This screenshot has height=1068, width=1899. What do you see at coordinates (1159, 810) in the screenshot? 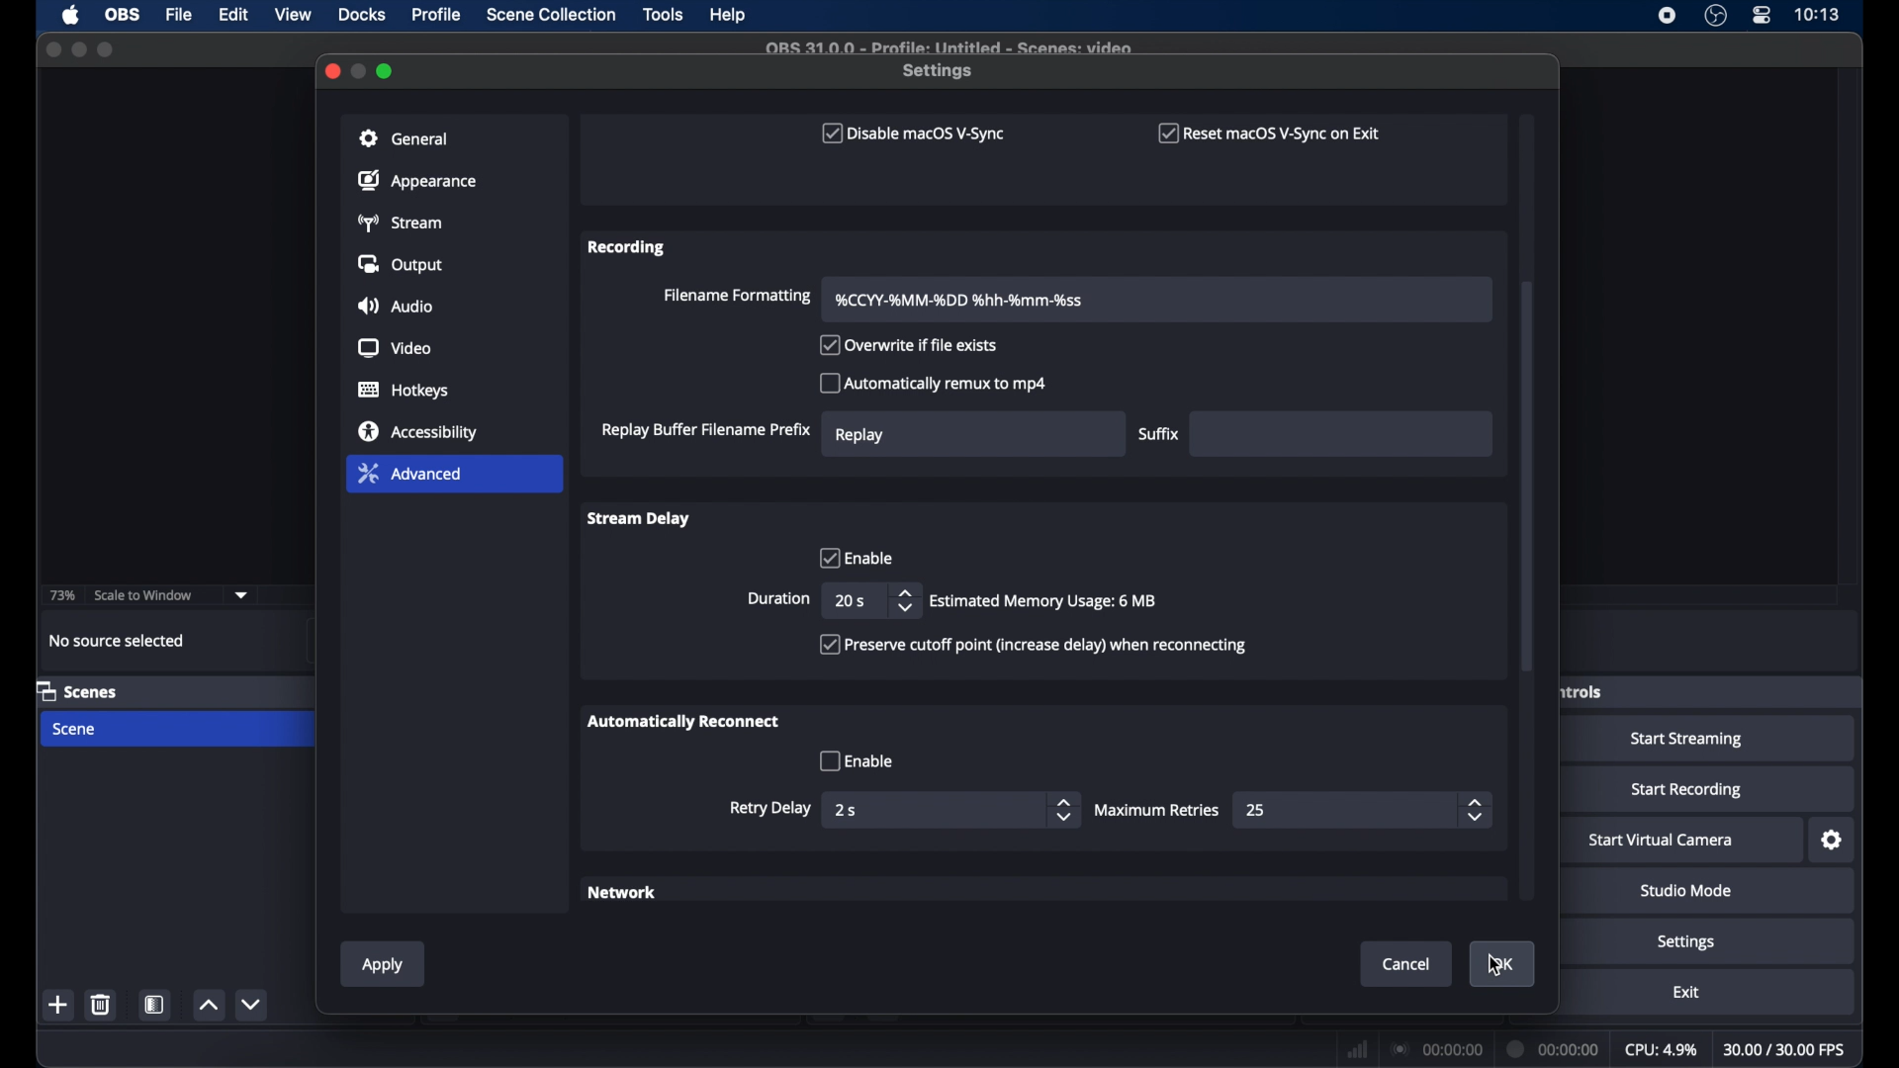
I see `maximum retires` at bounding box center [1159, 810].